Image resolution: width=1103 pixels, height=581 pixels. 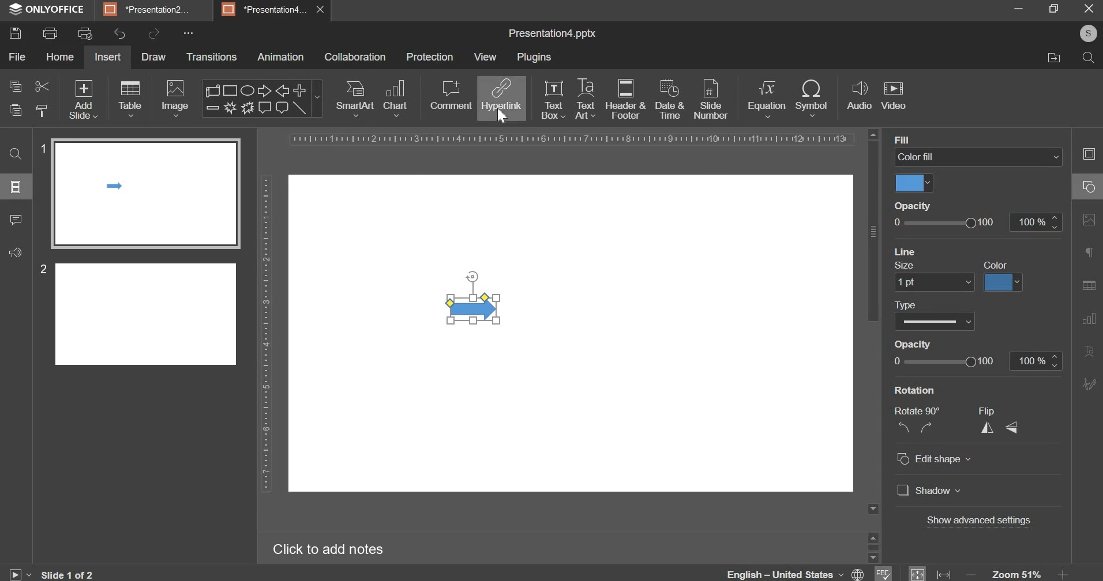 I want to click on transitions, so click(x=212, y=58).